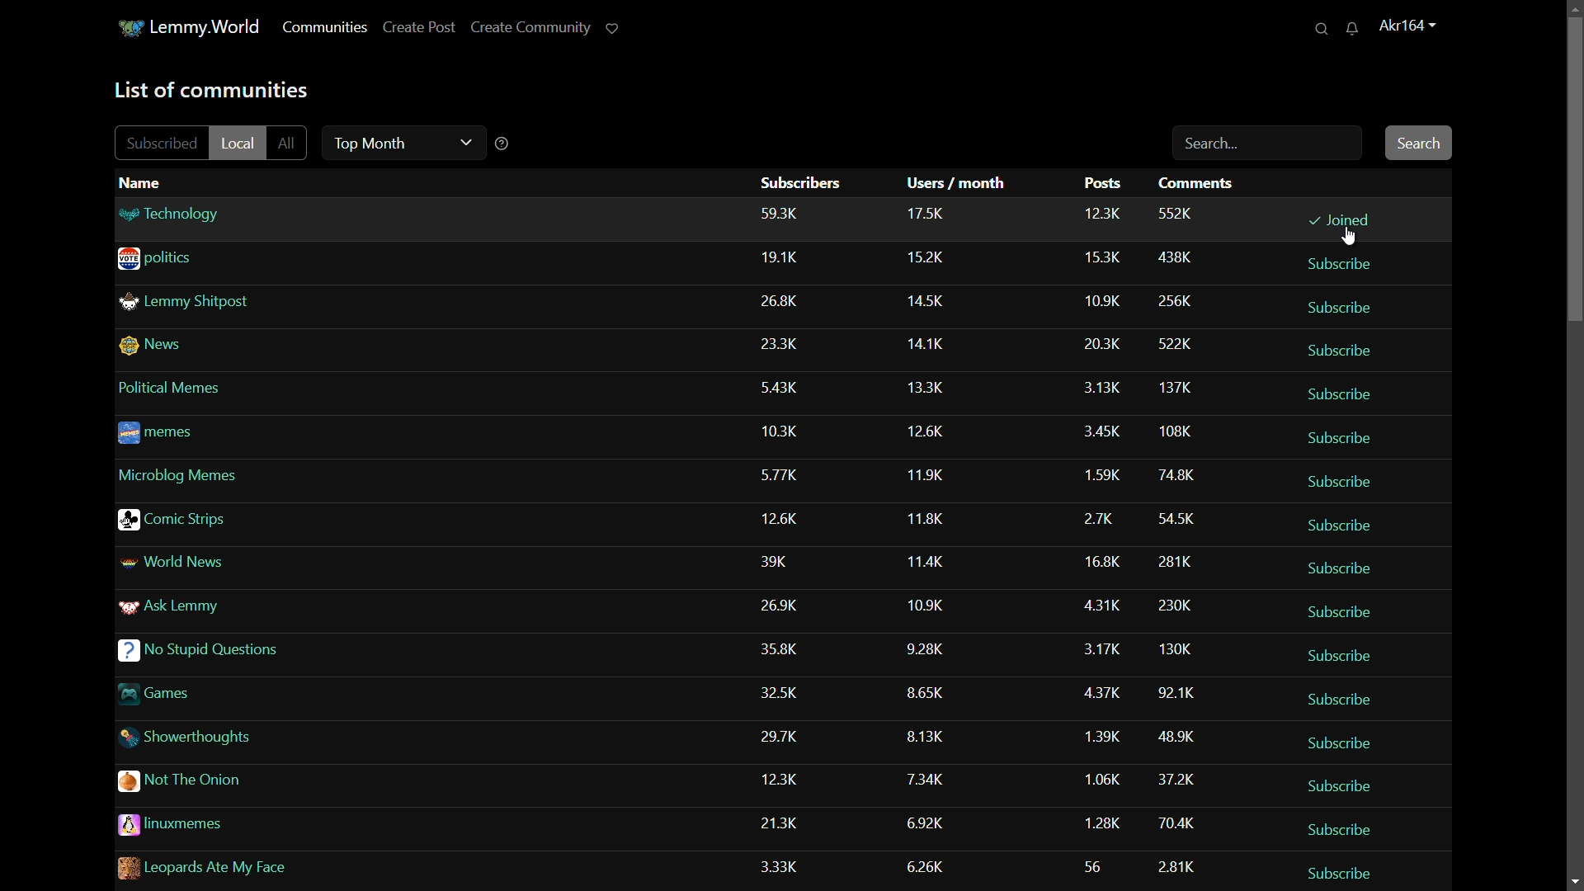 Image resolution: width=1584 pixels, height=891 pixels. I want to click on username, so click(1414, 26).